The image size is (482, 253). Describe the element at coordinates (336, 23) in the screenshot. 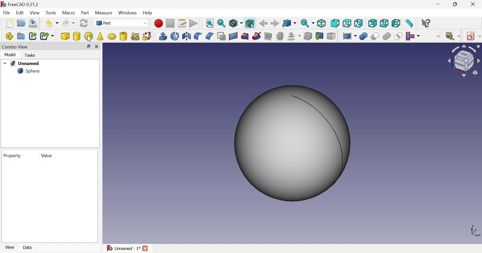

I see `Front` at that location.